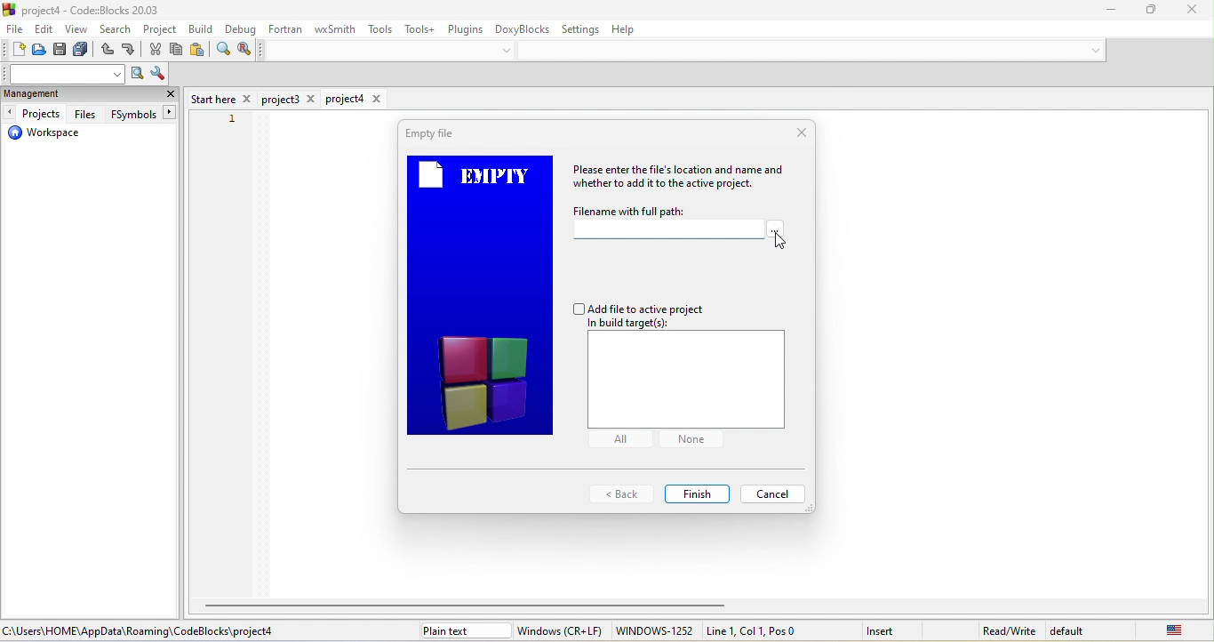 This screenshot has width=1214, height=642. What do you see at coordinates (683, 178) in the screenshot?
I see `please enter the files location and name and whether to  add it to the active project` at bounding box center [683, 178].